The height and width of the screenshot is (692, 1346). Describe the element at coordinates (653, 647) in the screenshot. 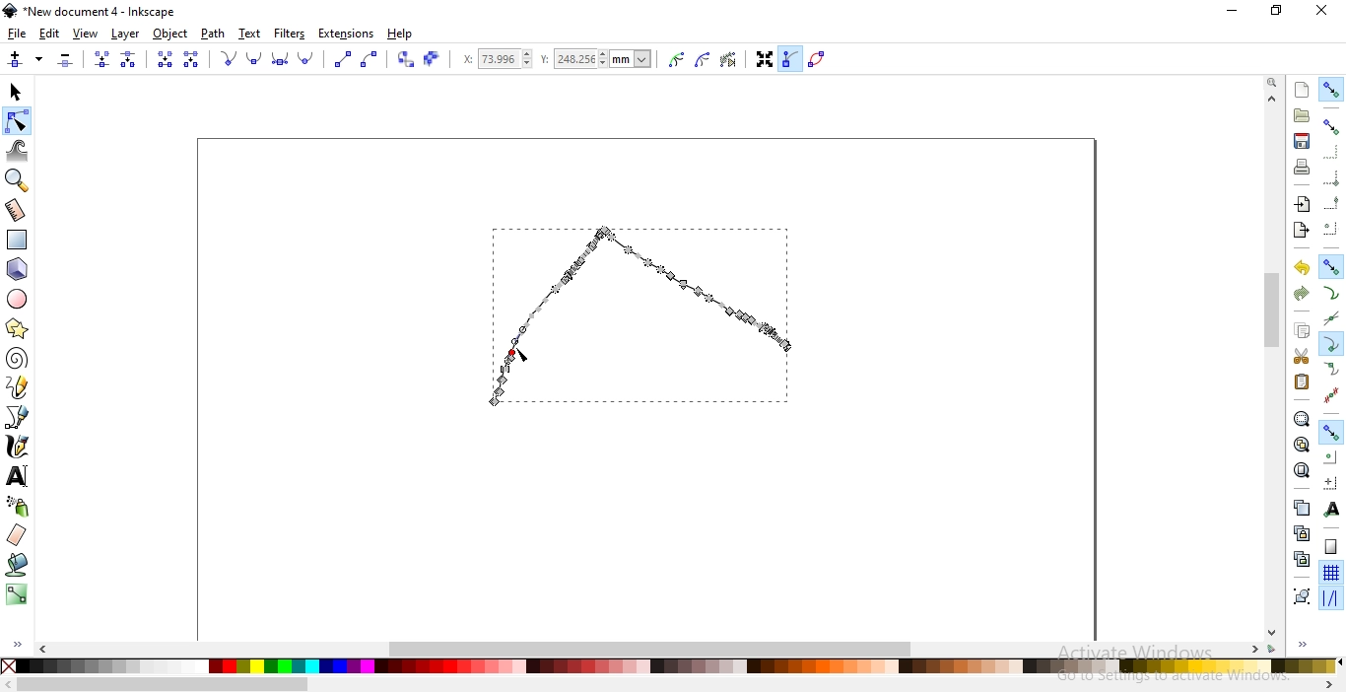

I see `scrollbar` at that location.